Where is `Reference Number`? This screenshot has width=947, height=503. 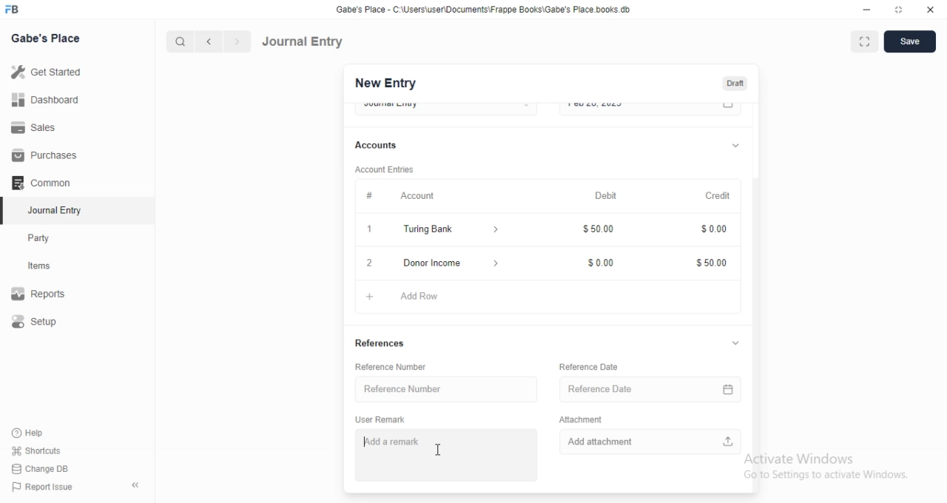
Reference Number is located at coordinates (397, 367).